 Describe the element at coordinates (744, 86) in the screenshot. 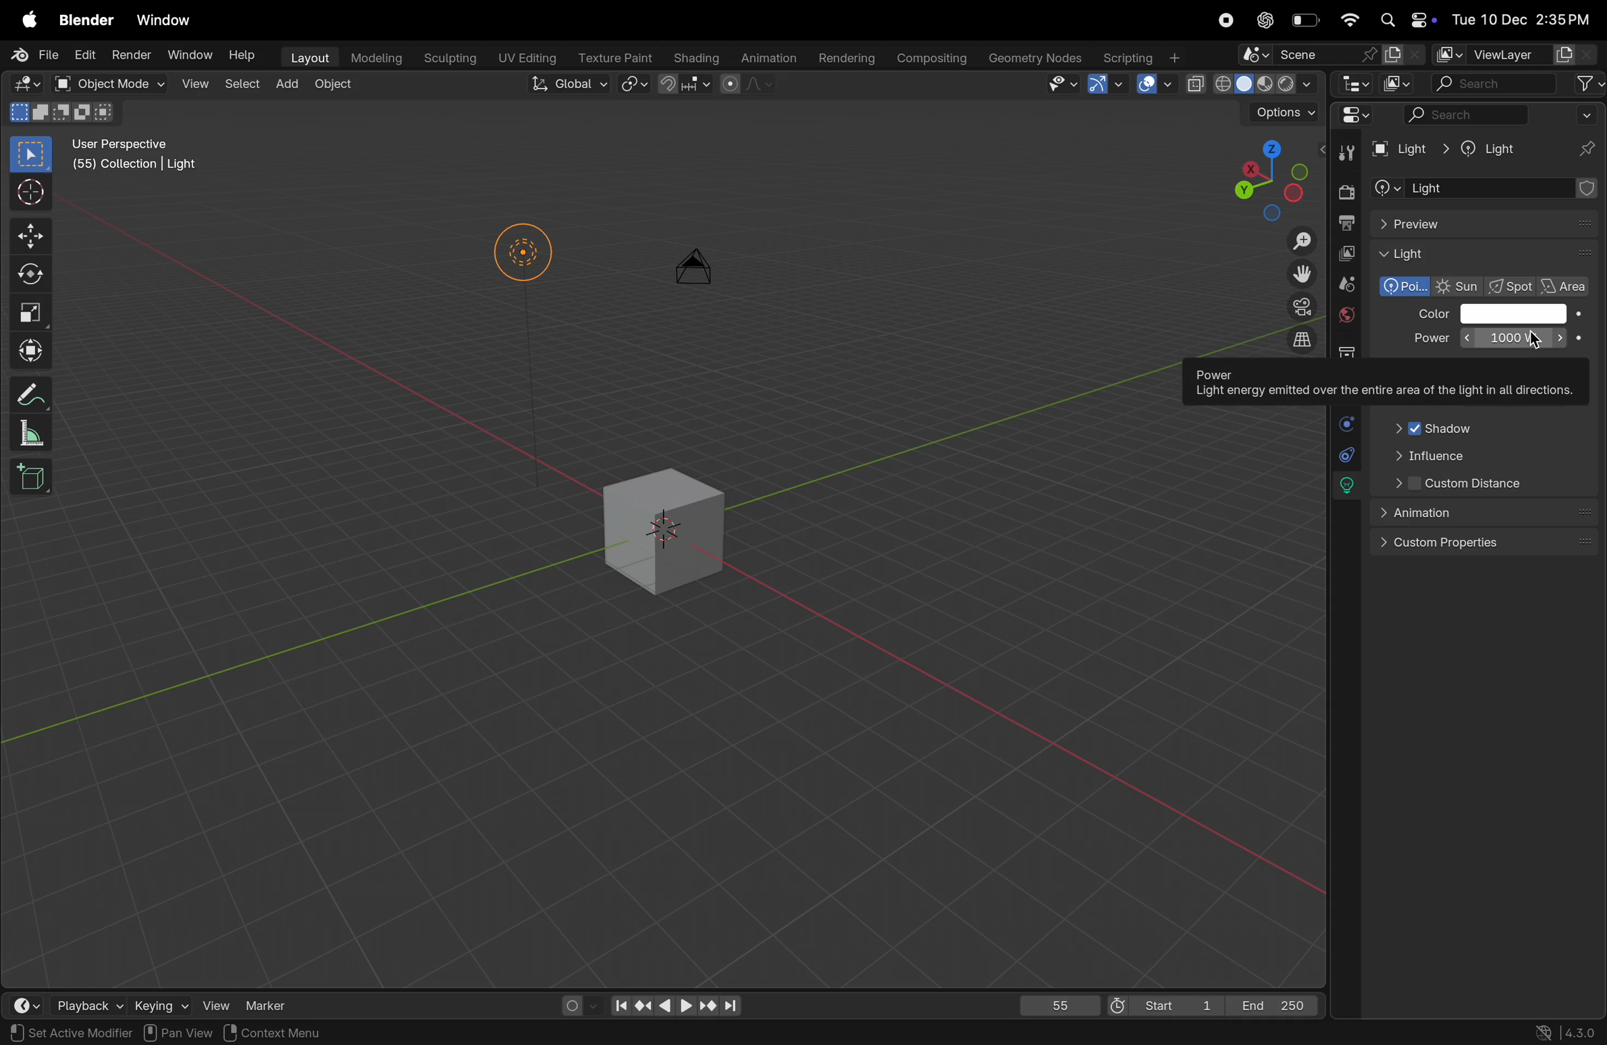

I see `proportional editing objects` at that location.